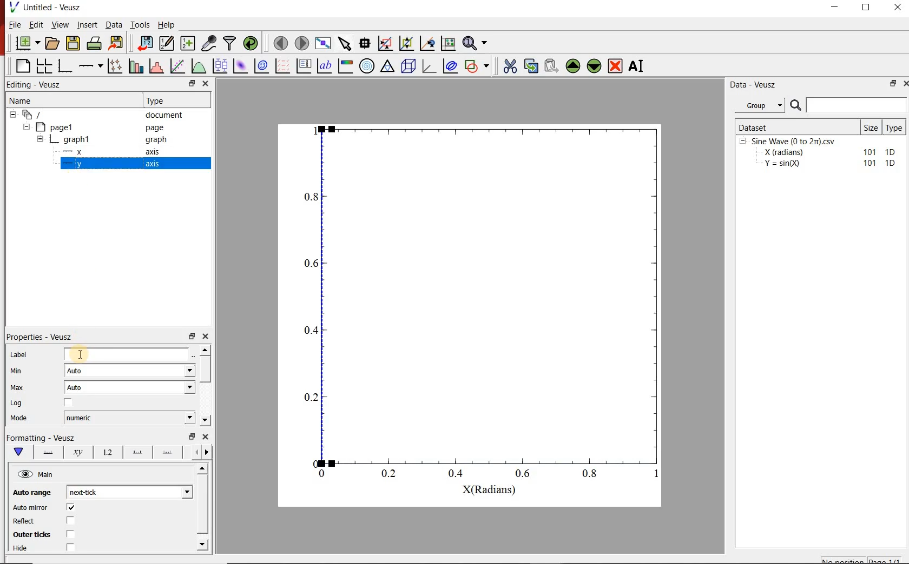  I want to click on Down, so click(203, 544).